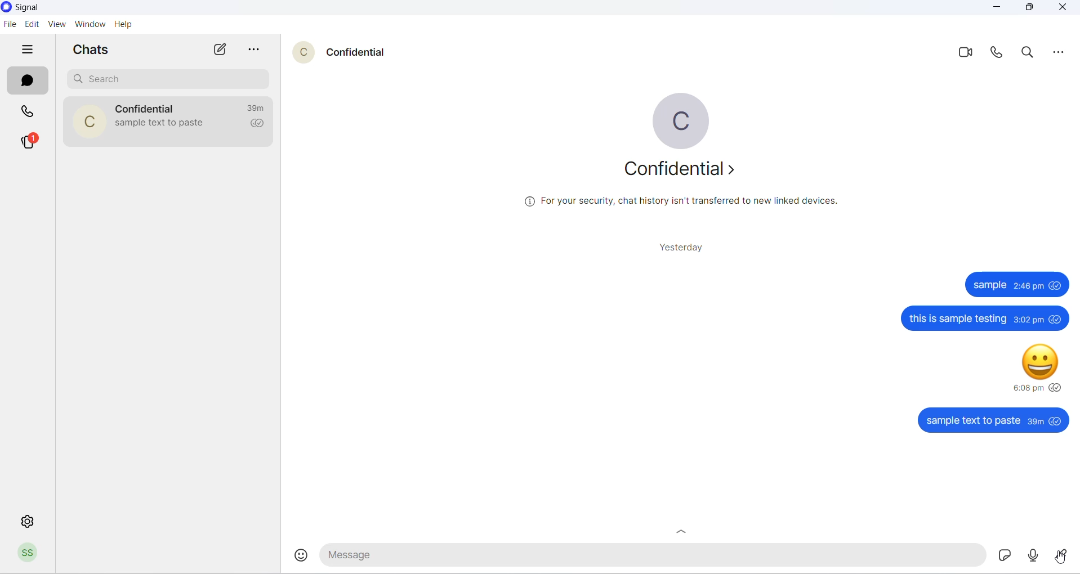 Image resolution: width=1080 pixels, height=574 pixels. I want to click on new chat, so click(222, 50).